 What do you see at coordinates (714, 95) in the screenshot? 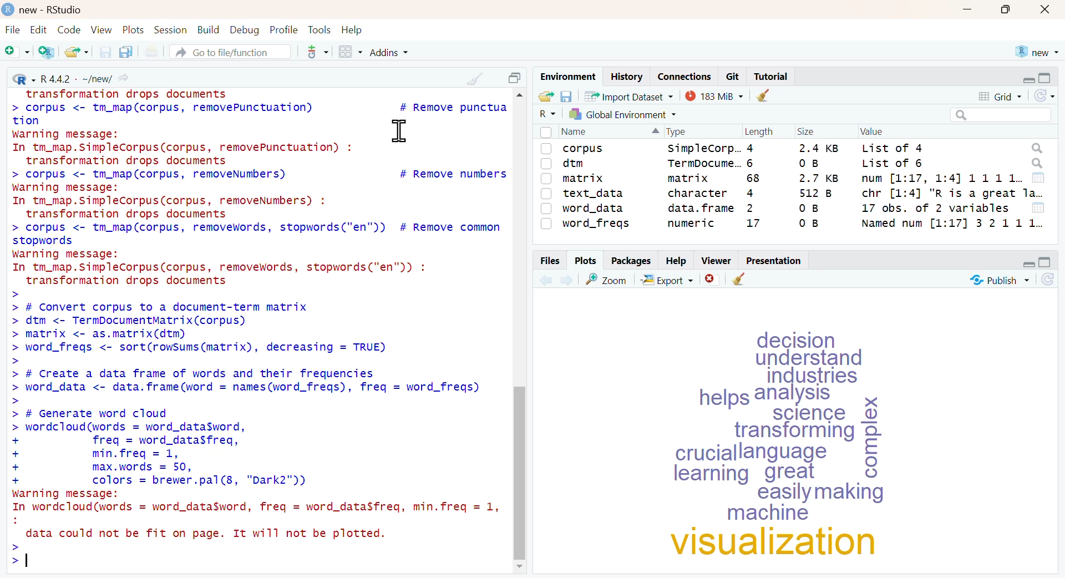
I see `183 MiB` at bounding box center [714, 95].